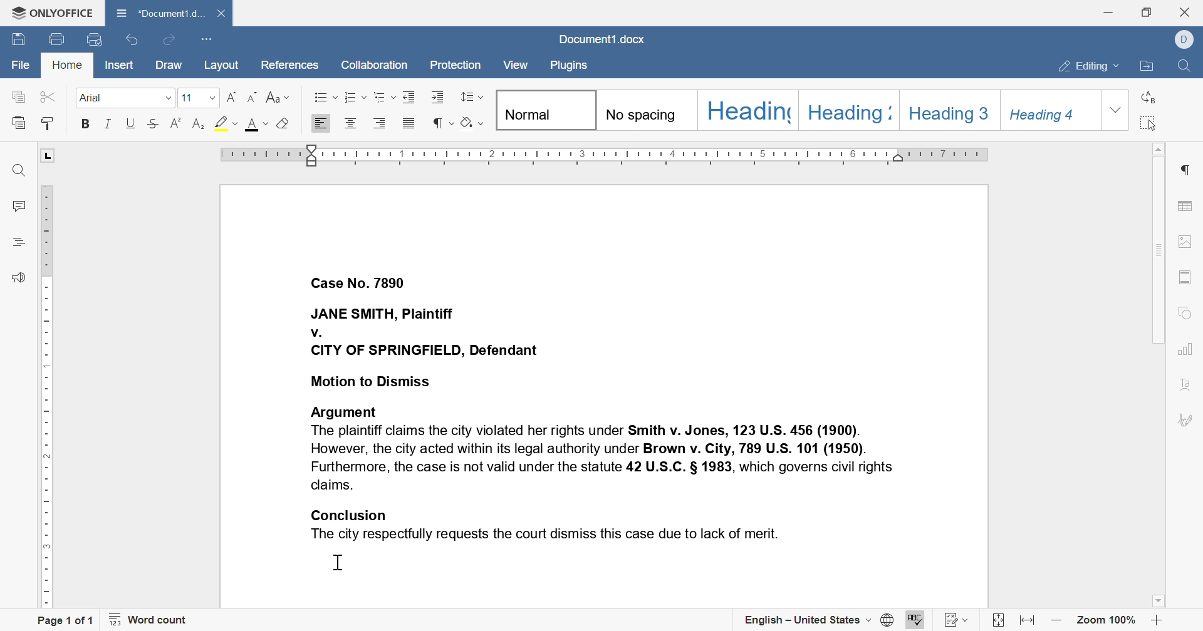 This screenshot has height=631, width=1203. What do you see at coordinates (49, 155) in the screenshot?
I see `L` at bounding box center [49, 155].